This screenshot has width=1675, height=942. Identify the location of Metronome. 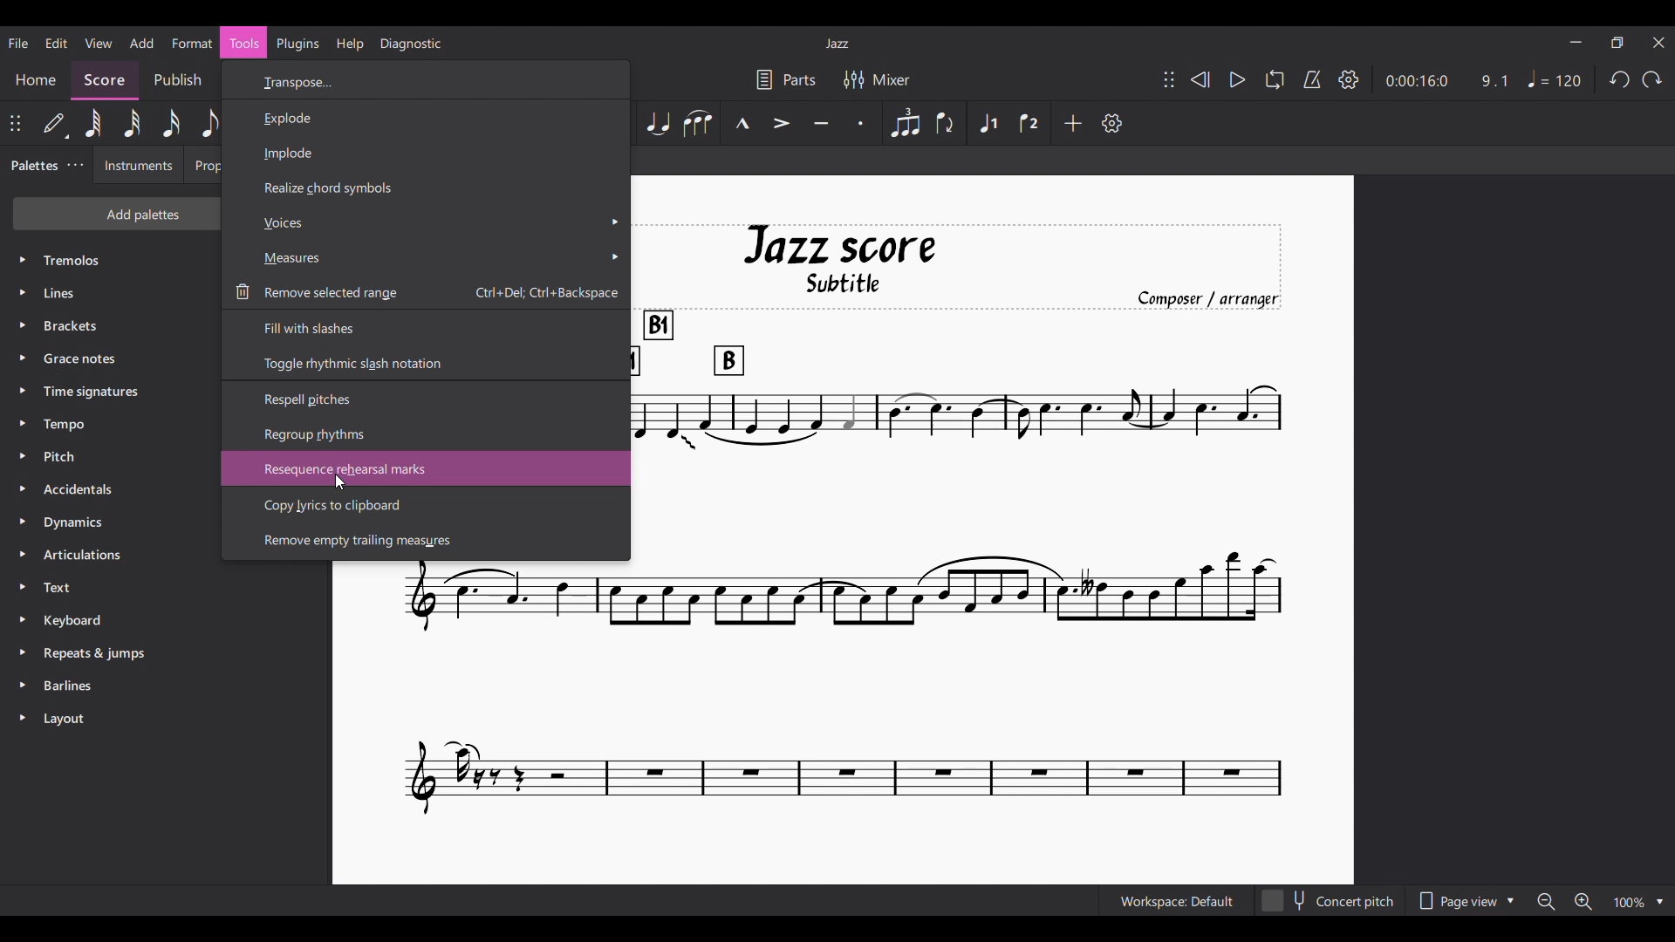
(1312, 79).